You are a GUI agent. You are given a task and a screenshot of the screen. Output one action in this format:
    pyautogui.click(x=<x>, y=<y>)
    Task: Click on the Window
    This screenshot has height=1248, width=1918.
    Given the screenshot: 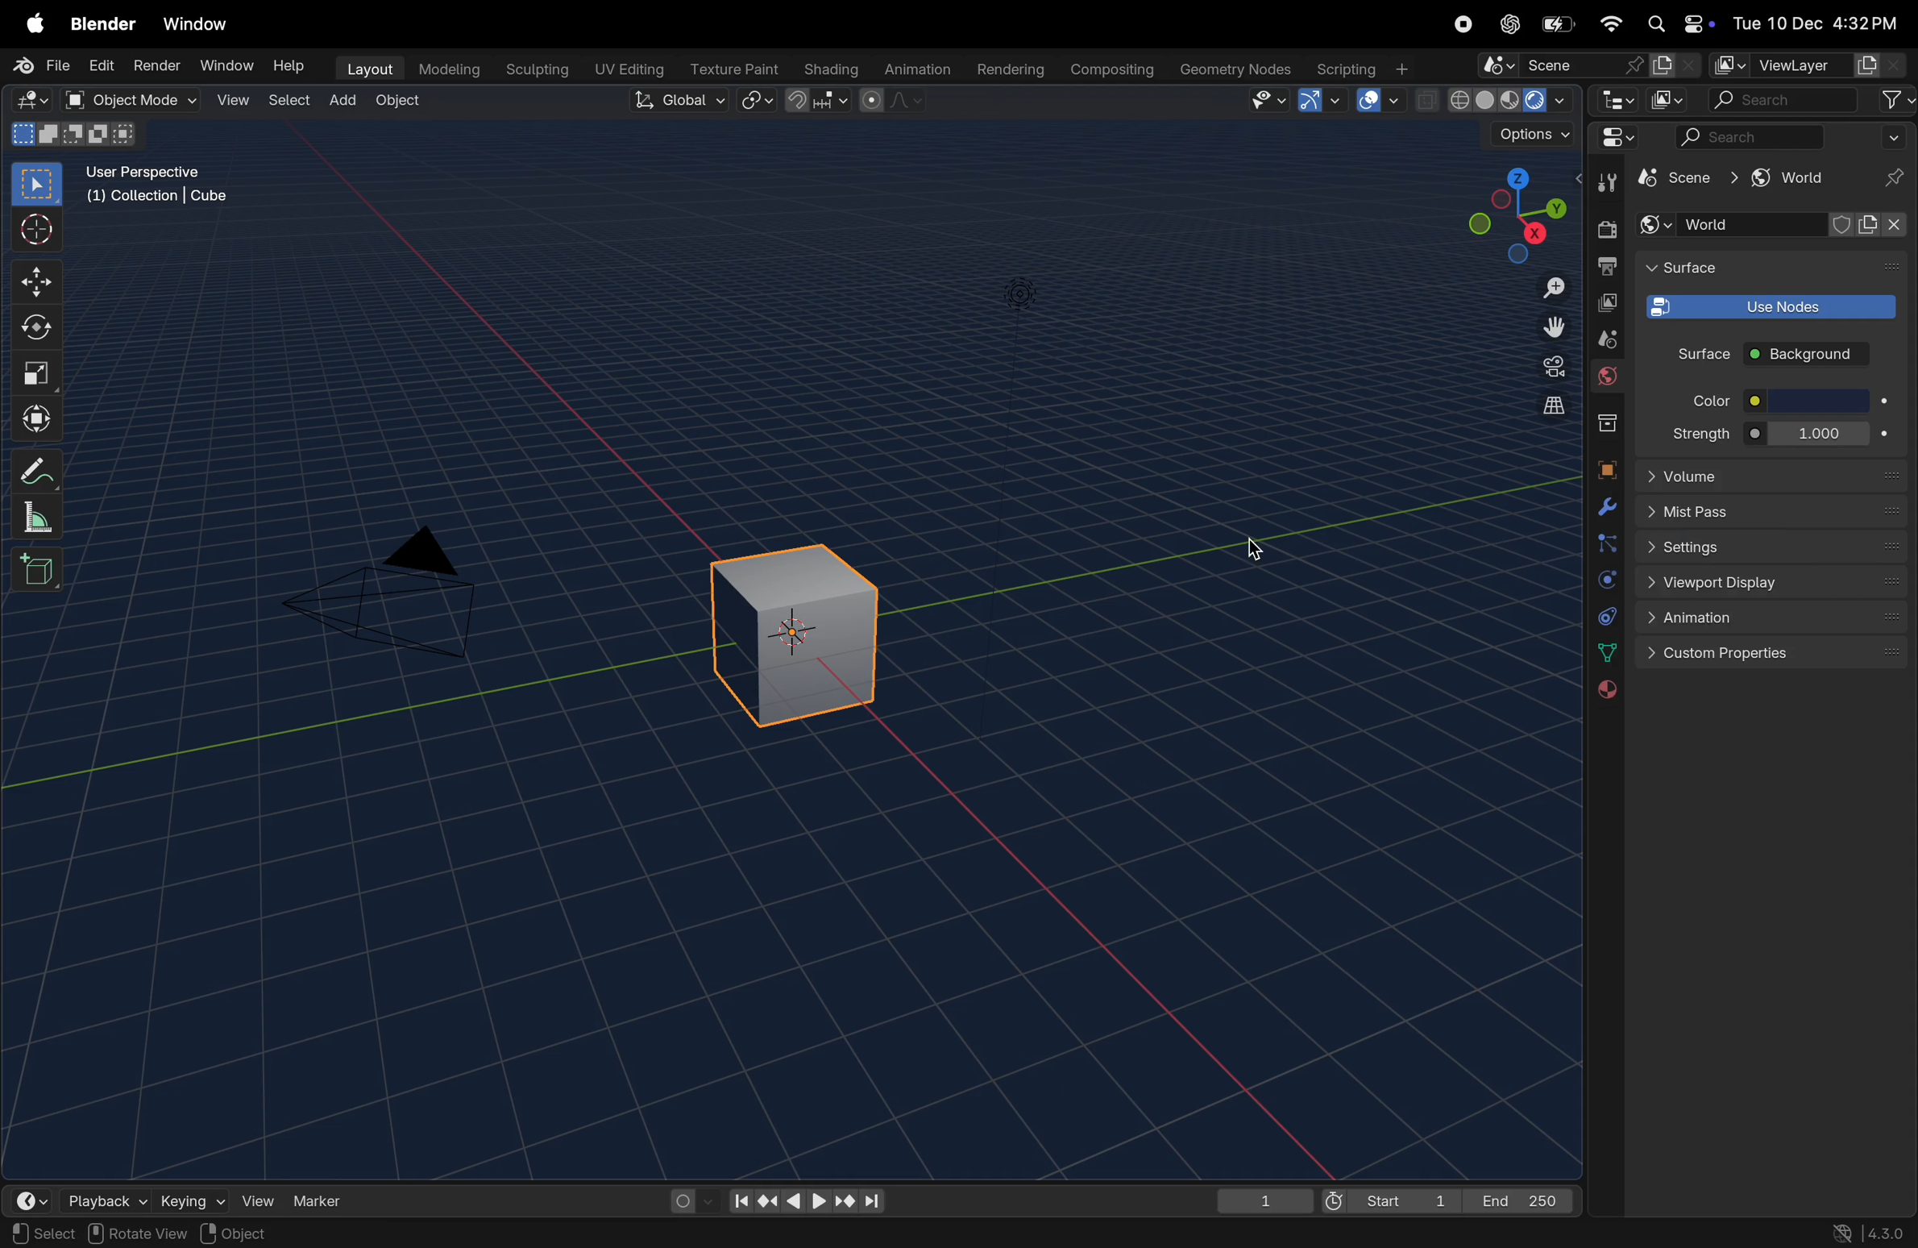 What is the action you would take?
    pyautogui.click(x=201, y=23)
    